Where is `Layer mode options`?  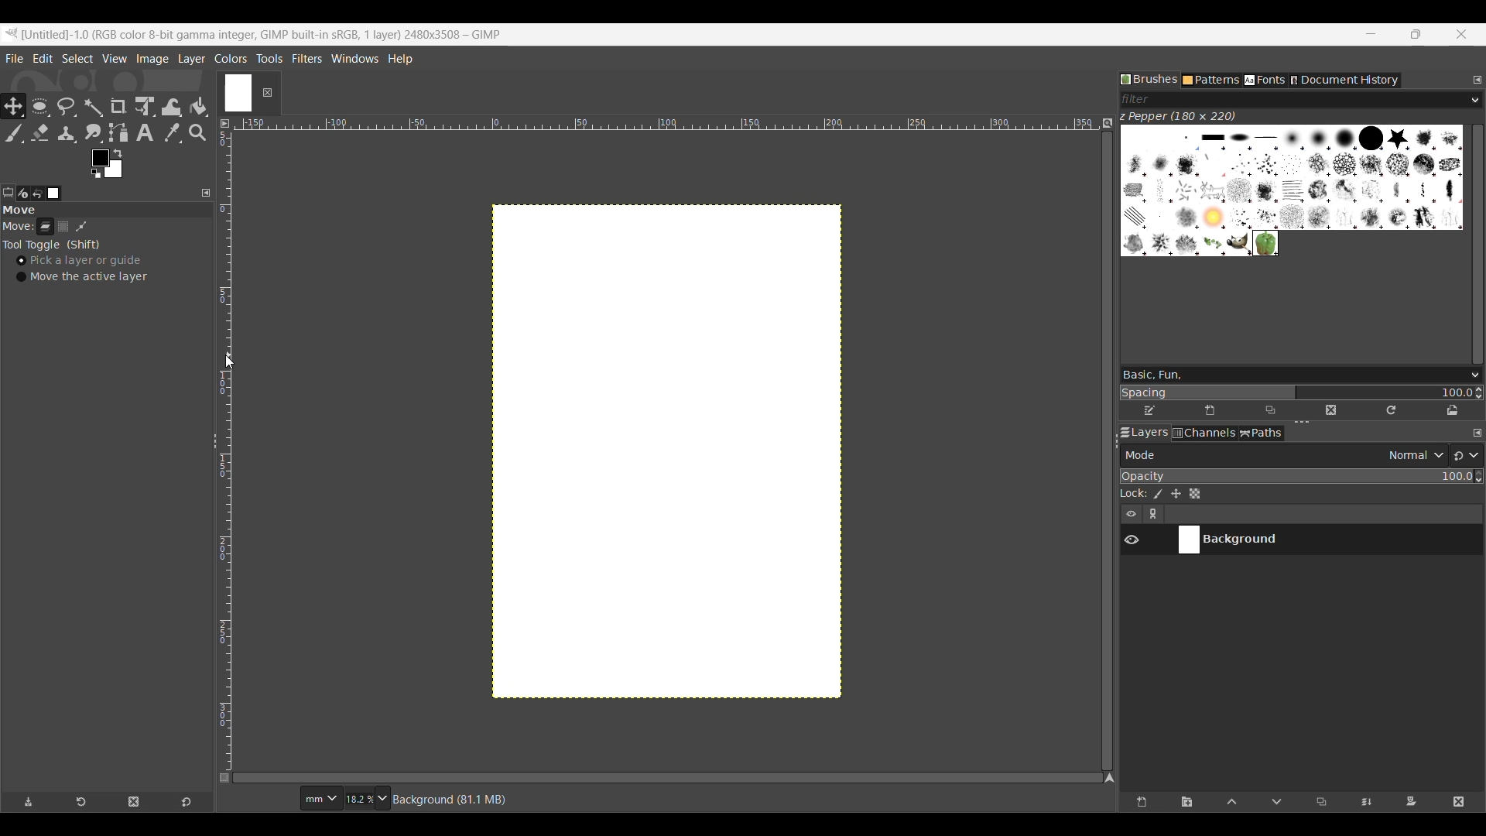 Layer mode options is located at coordinates (1283, 455).